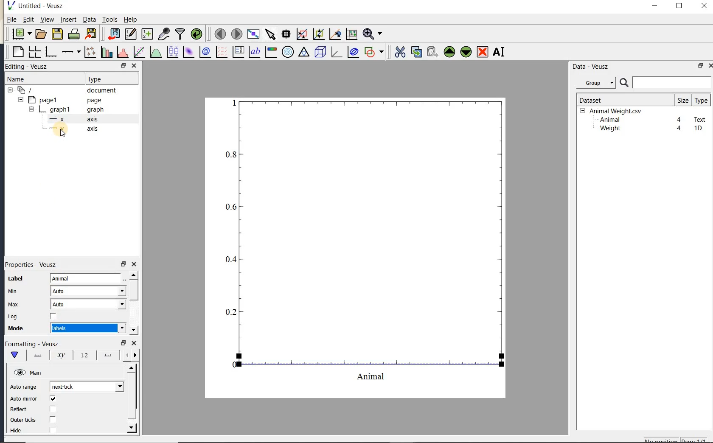 The height and width of the screenshot is (443, 713). What do you see at coordinates (53, 317) in the screenshot?
I see `check/uncheck` at bounding box center [53, 317].